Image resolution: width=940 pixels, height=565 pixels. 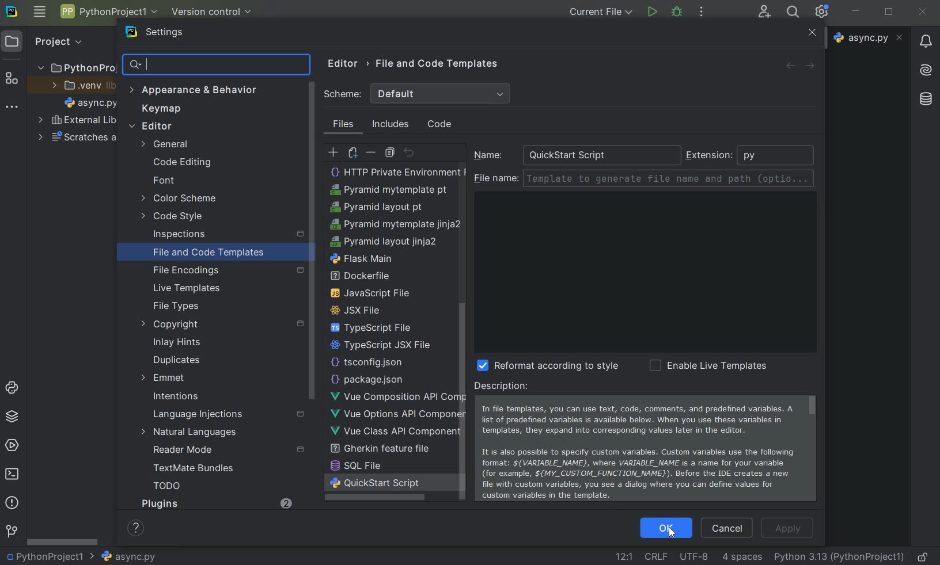 What do you see at coordinates (177, 218) in the screenshot?
I see `code style` at bounding box center [177, 218].